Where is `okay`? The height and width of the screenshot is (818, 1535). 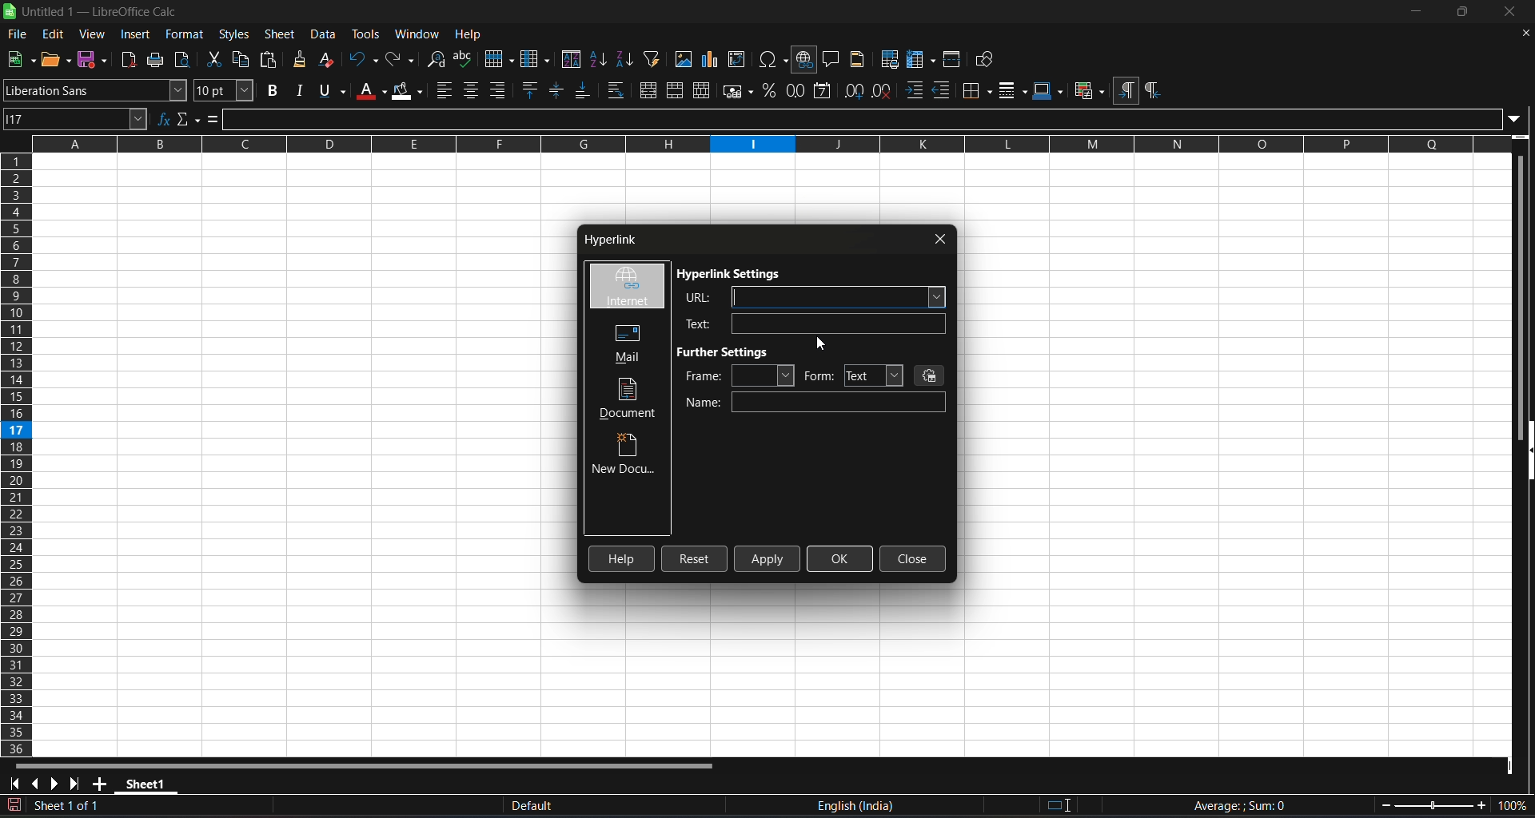
okay is located at coordinates (840, 558).